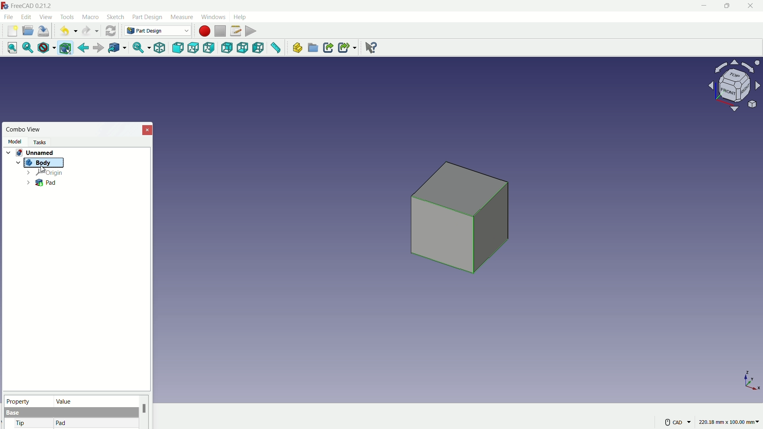 This screenshot has height=429, width=763. Describe the element at coordinates (241, 16) in the screenshot. I see `help` at that location.